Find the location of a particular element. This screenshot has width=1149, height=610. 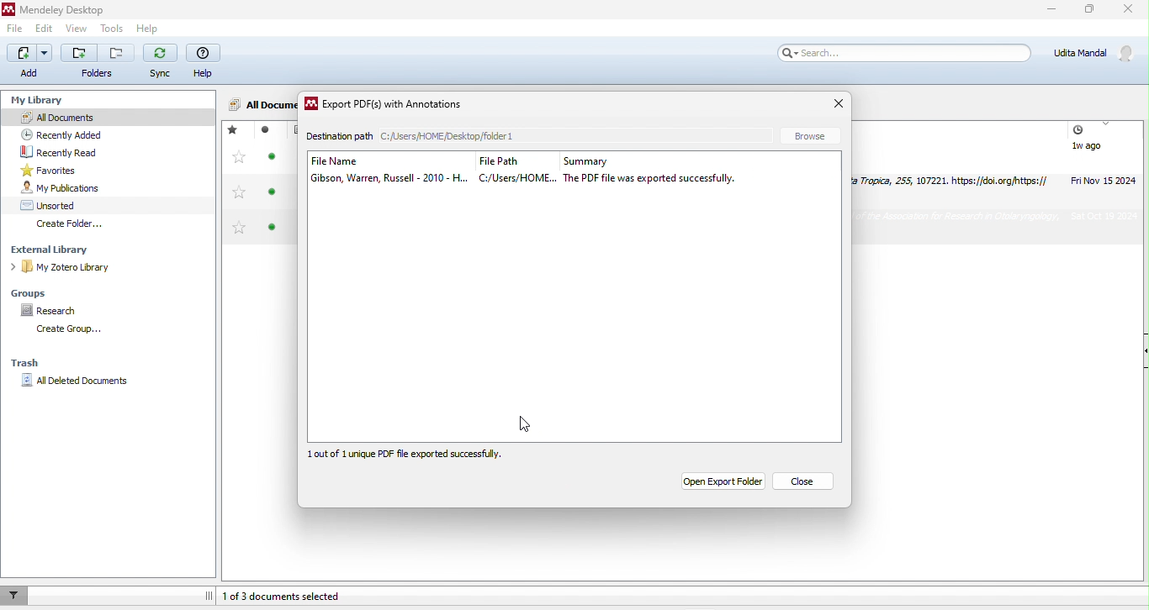

recently added is located at coordinates (72, 133).